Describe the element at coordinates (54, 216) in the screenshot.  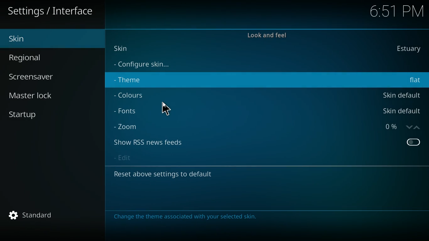
I see `standard` at that location.